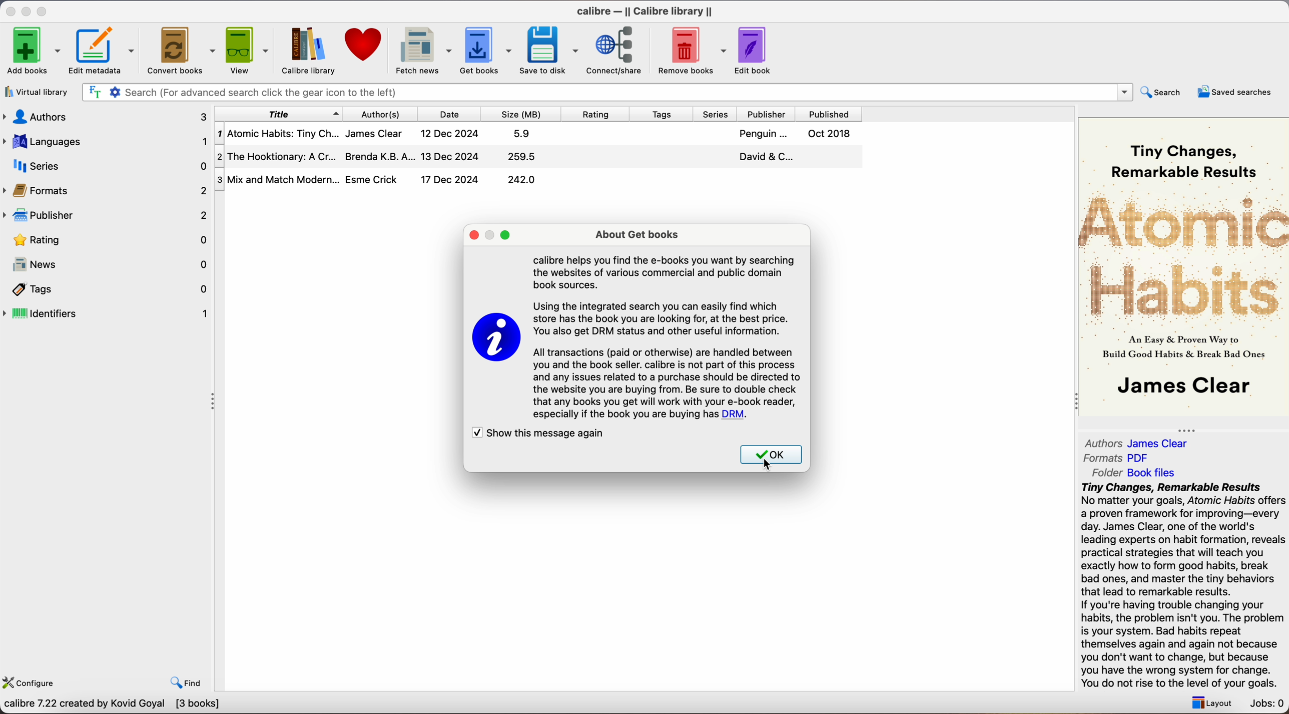 The height and width of the screenshot is (714, 1289). What do you see at coordinates (1185, 265) in the screenshot?
I see `book cover preview` at bounding box center [1185, 265].